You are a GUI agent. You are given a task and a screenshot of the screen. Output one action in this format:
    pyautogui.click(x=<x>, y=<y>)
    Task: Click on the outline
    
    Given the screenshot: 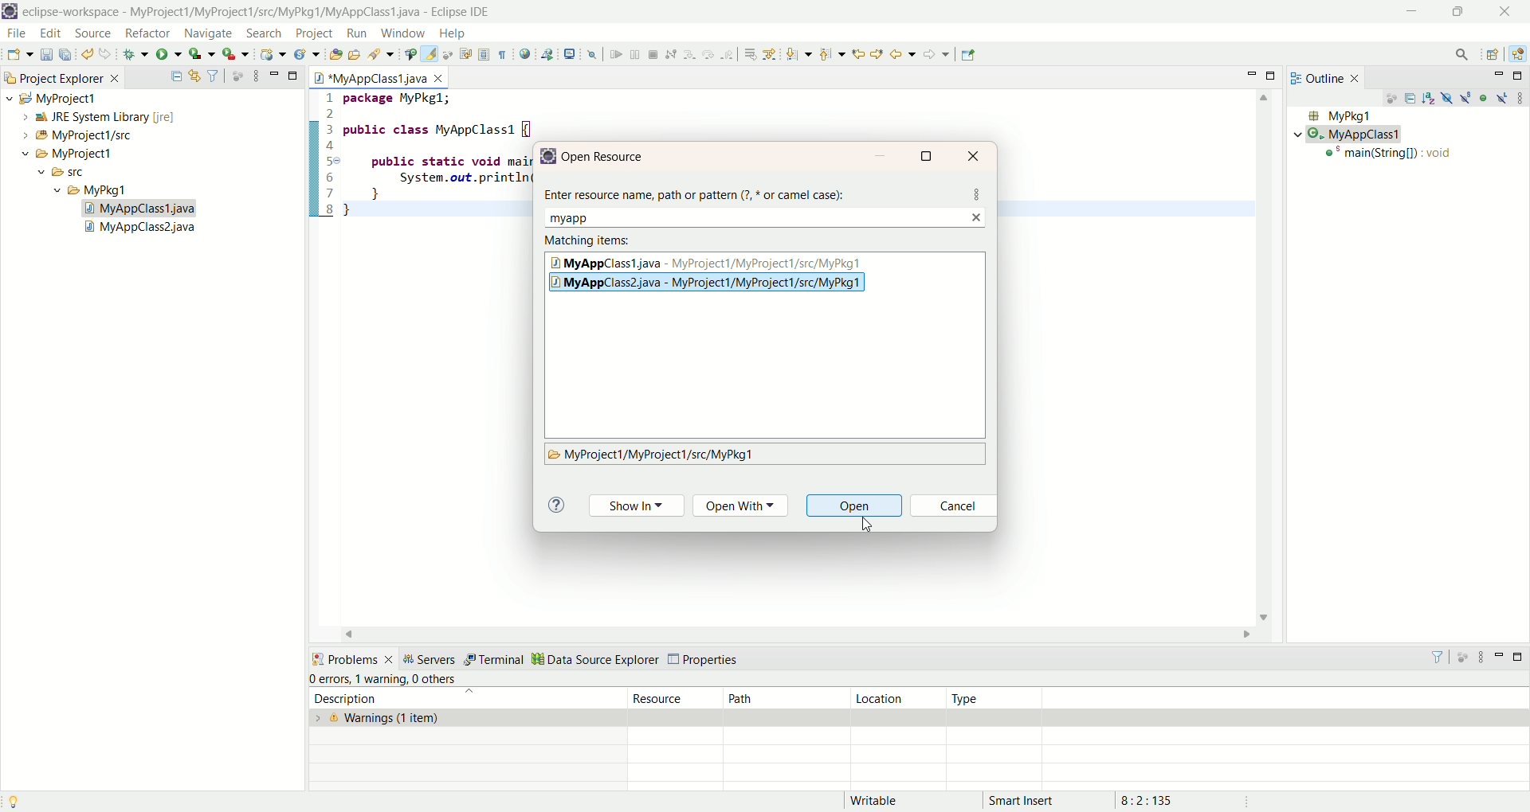 What is the action you would take?
    pyautogui.click(x=1328, y=77)
    